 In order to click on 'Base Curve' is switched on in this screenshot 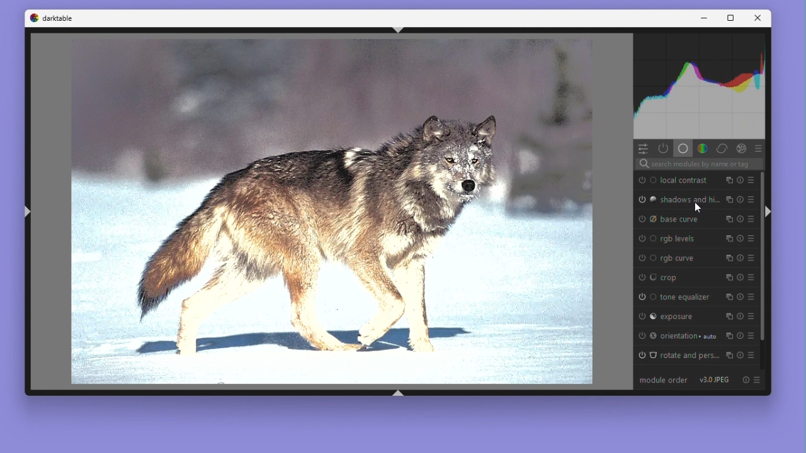, I will do `click(647, 220)`.